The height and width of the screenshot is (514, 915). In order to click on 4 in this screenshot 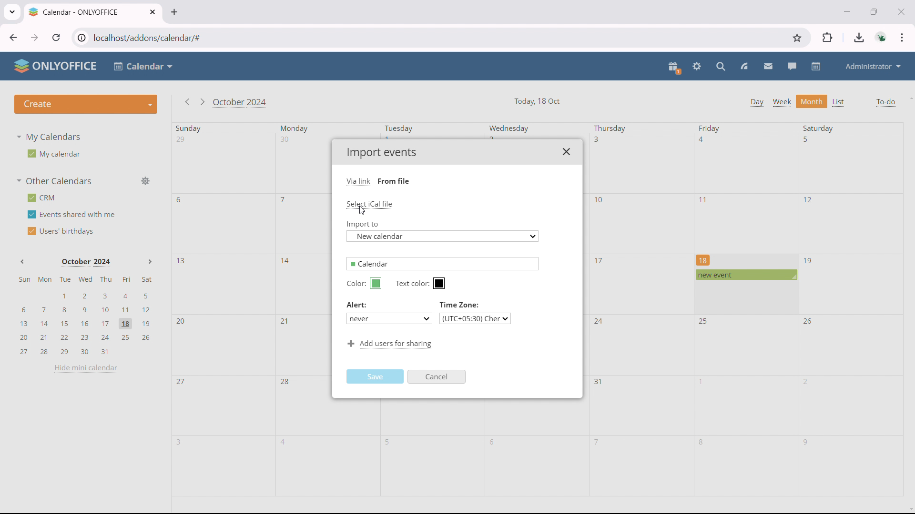, I will do `click(703, 139)`.